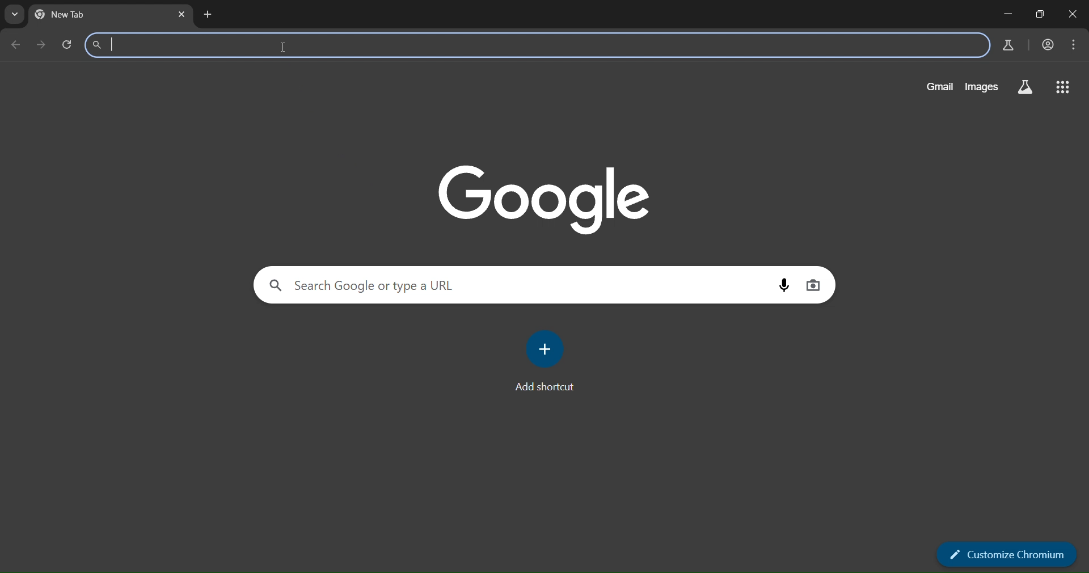 This screenshot has height=573, width=1089. Describe the element at coordinates (985, 86) in the screenshot. I see `images` at that location.